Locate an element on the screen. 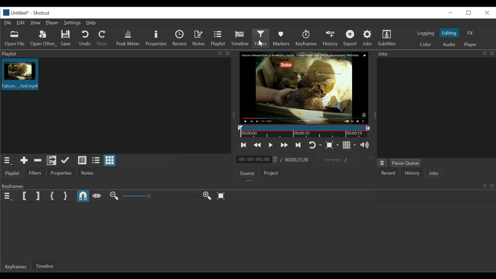  Skip to the previous point is located at coordinates (244, 145).